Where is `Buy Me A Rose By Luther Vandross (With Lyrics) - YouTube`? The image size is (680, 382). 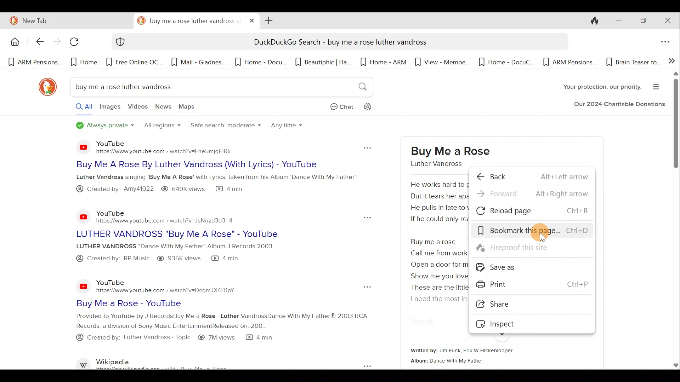
Buy Me A Rose By Luther Vandross (With Lyrics) - YouTube is located at coordinates (208, 164).